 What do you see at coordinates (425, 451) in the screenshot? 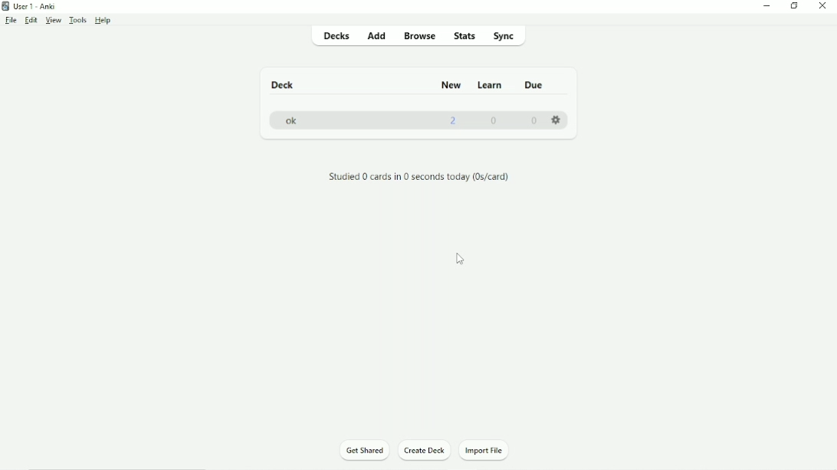
I see `Create Deck` at bounding box center [425, 451].